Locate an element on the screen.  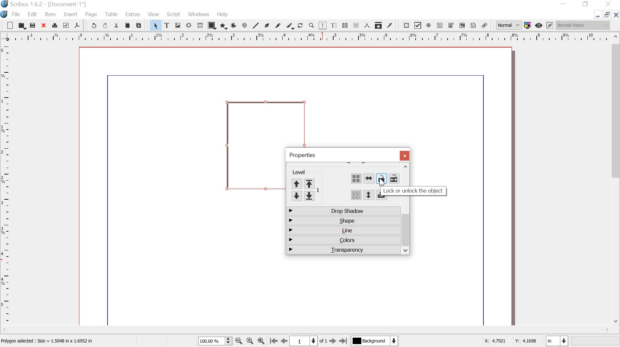
undo is located at coordinates (91, 25).